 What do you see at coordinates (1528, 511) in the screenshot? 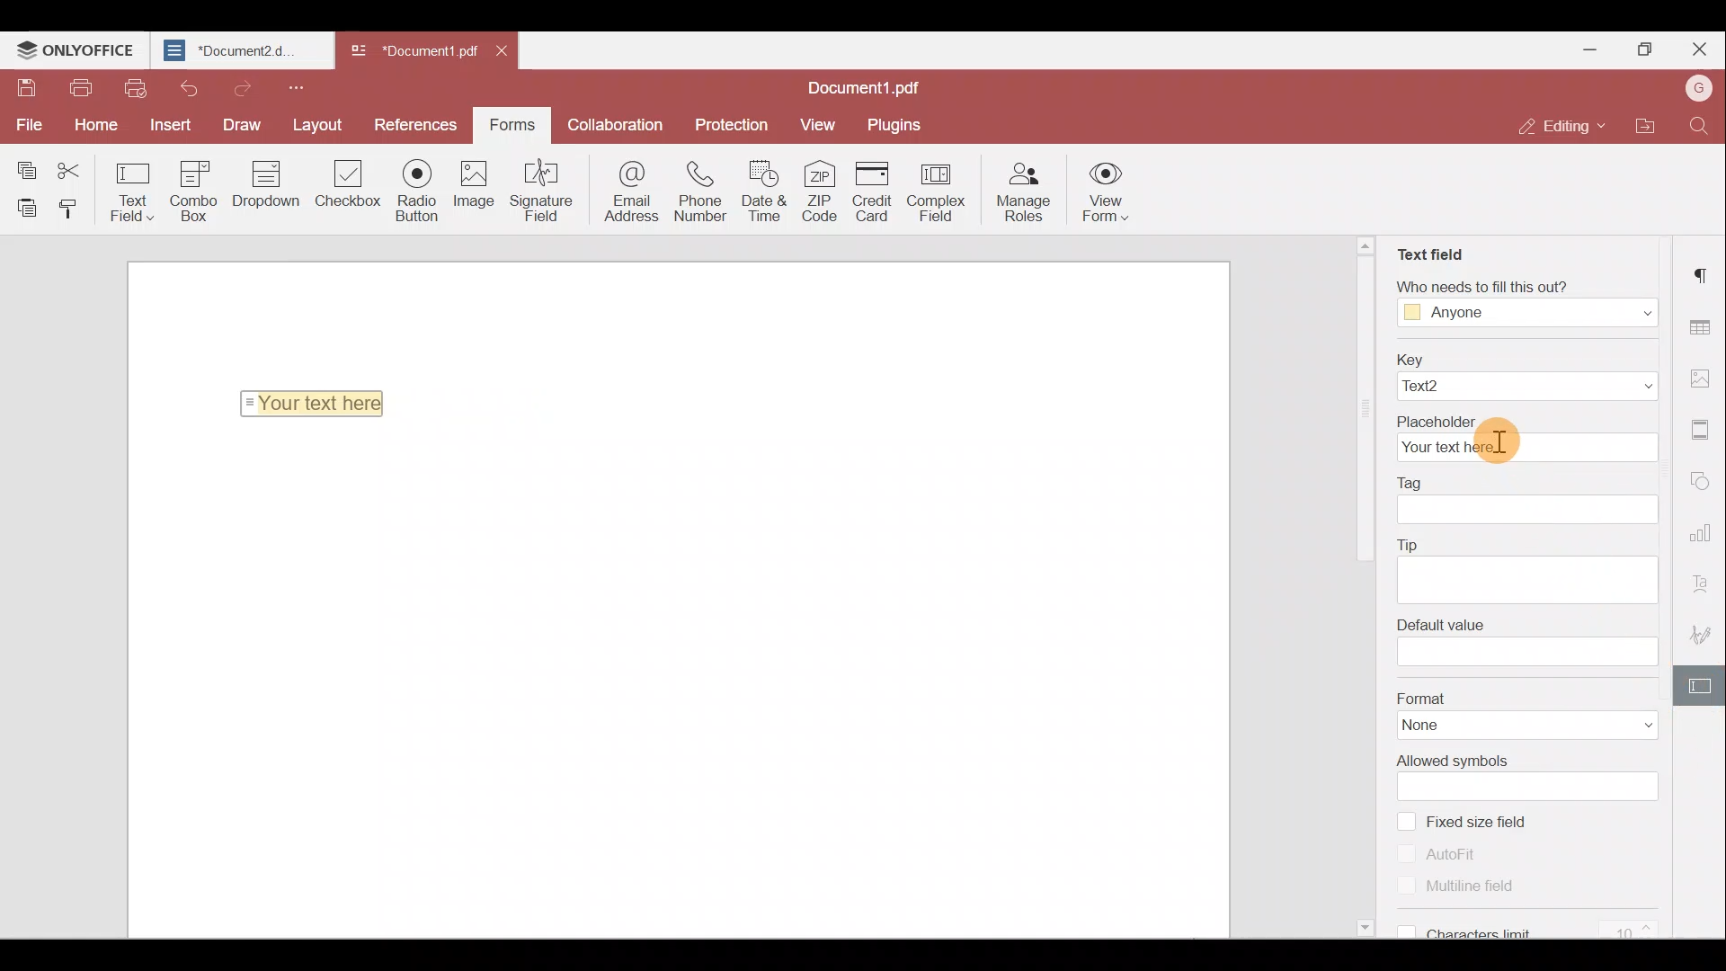
I see `tag field` at bounding box center [1528, 511].